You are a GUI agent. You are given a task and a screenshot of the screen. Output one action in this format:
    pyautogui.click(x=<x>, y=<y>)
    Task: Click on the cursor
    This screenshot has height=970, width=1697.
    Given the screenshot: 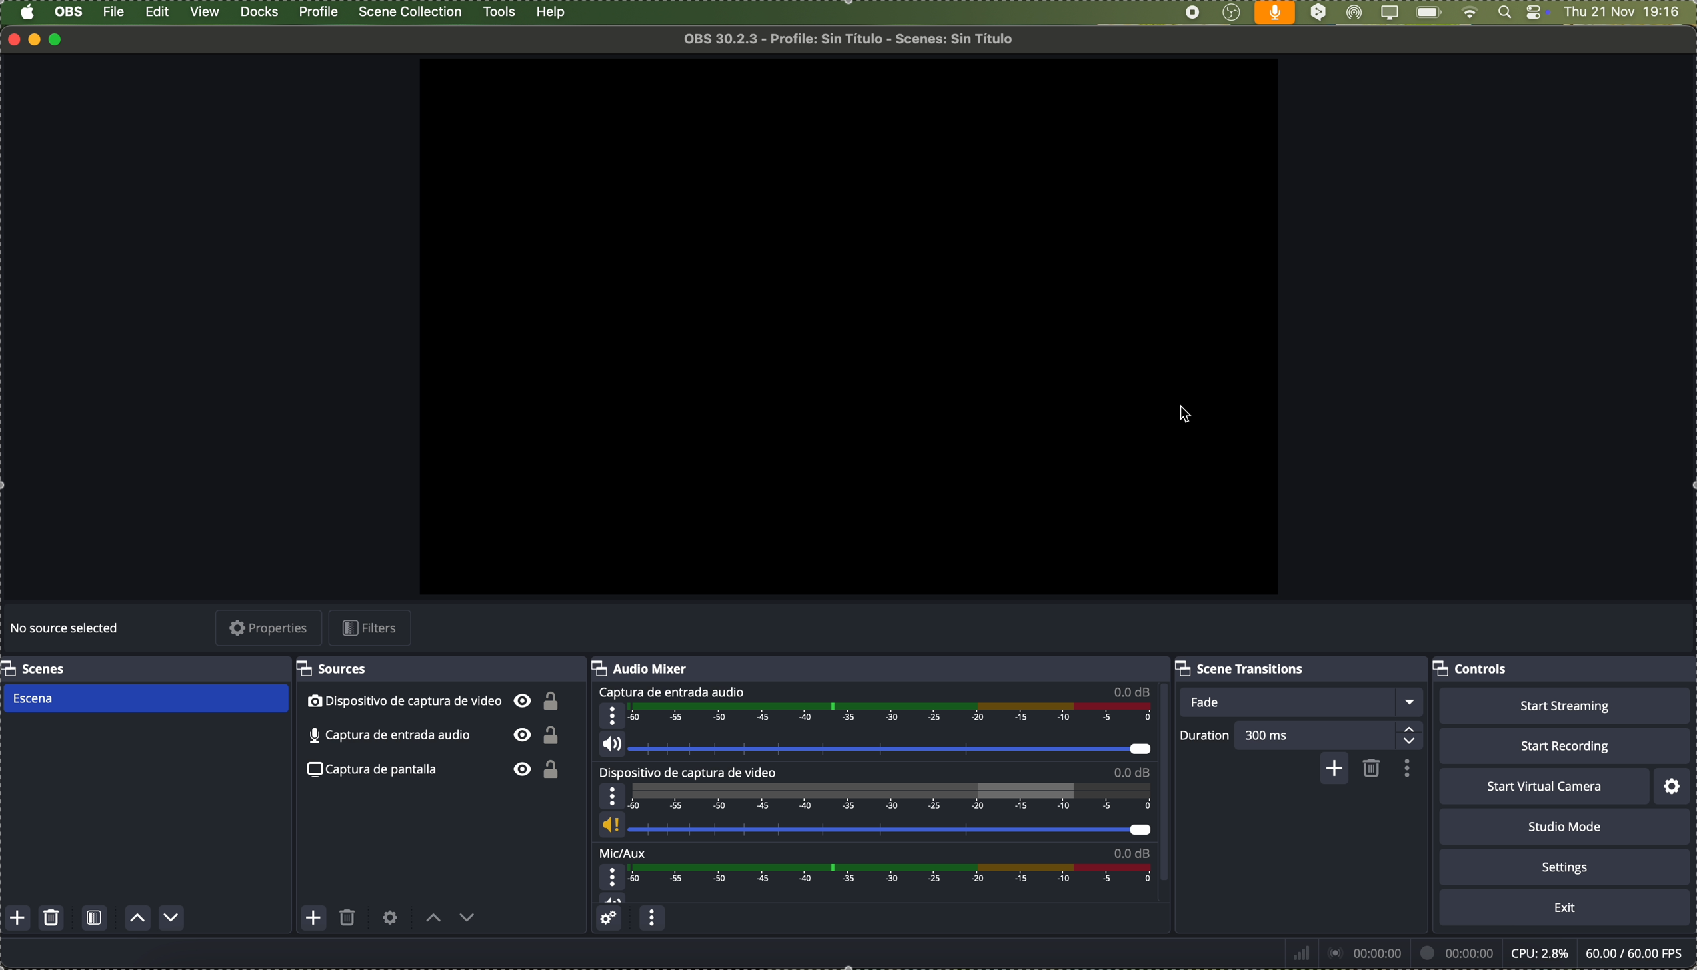 What is the action you would take?
    pyautogui.click(x=1186, y=411)
    